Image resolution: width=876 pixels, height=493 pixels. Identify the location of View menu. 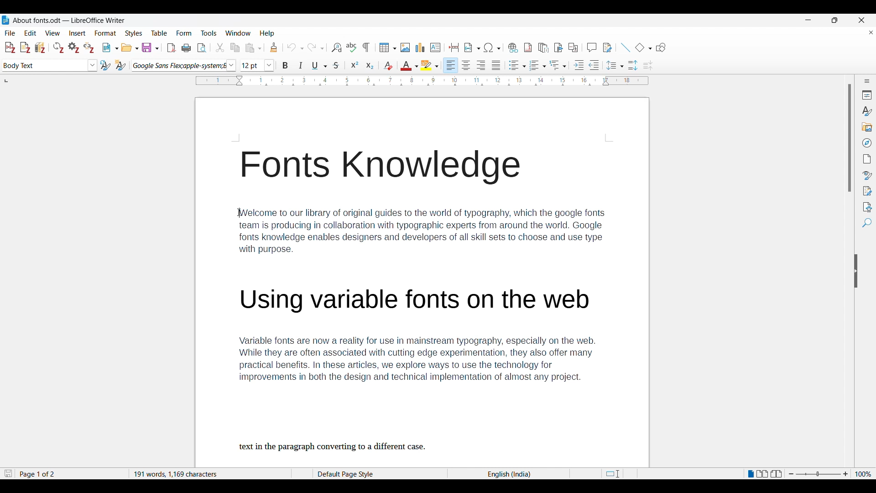
(53, 33).